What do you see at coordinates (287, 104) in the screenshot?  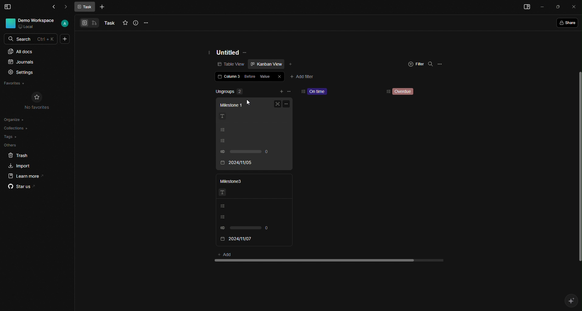 I see `Options` at bounding box center [287, 104].